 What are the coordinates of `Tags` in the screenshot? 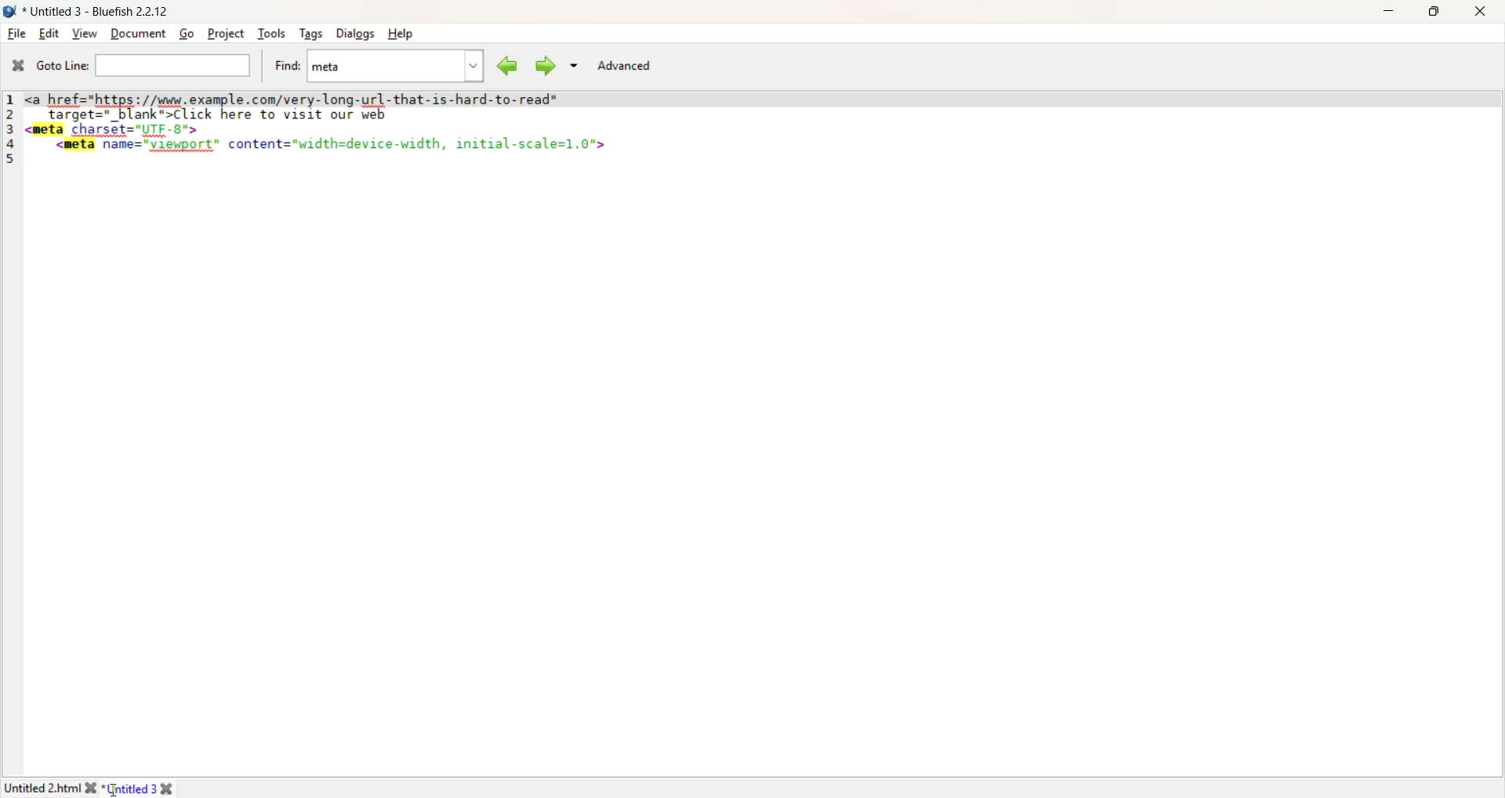 It's located at (309, 34).